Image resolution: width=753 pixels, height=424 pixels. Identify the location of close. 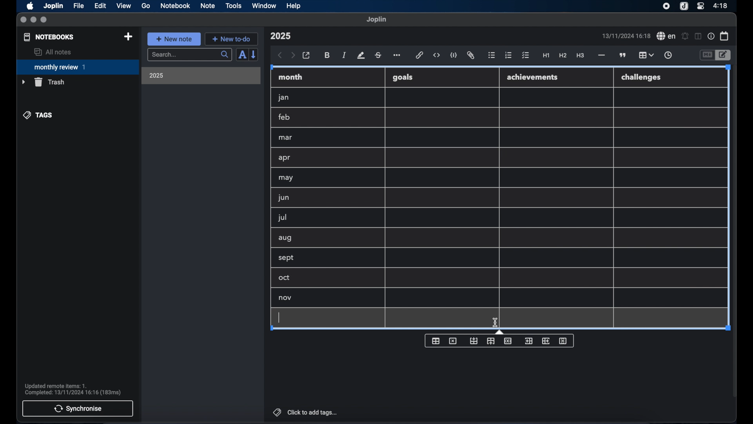
(23, 20).